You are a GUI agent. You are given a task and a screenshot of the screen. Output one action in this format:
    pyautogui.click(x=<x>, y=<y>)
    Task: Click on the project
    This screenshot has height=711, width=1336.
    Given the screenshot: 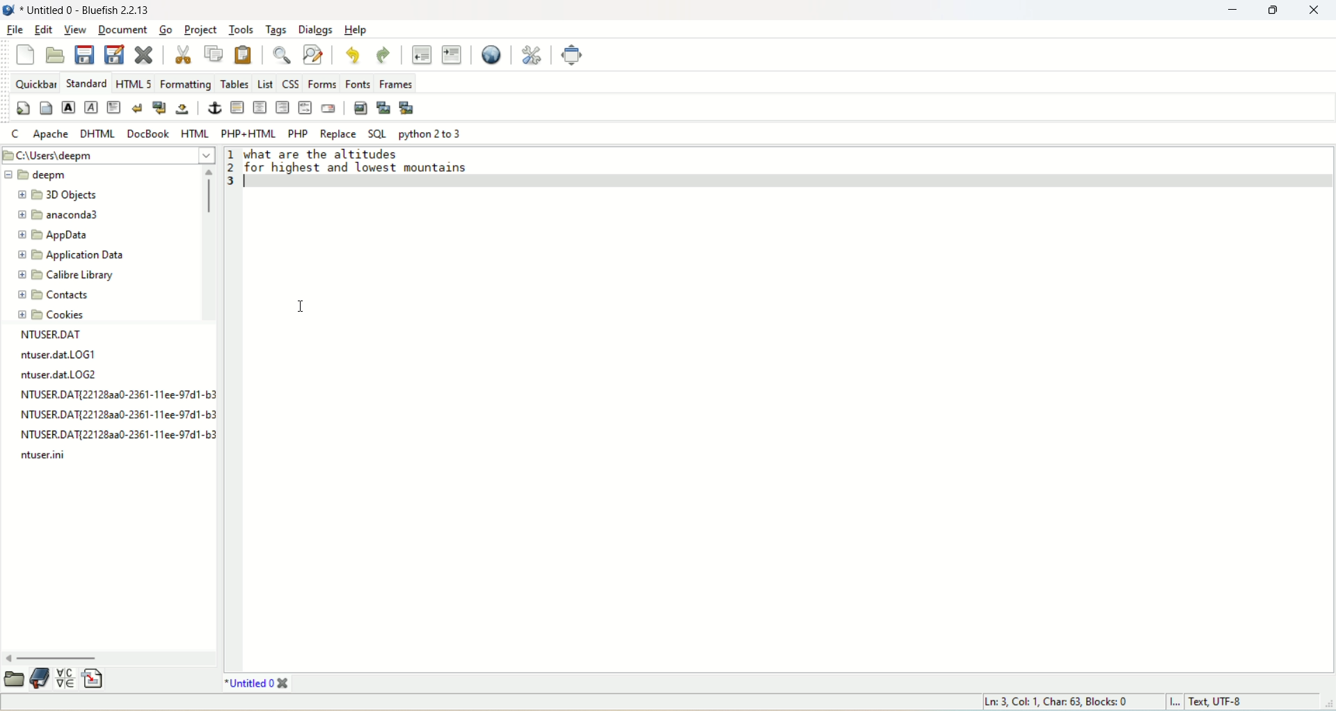 What is the action you would take?
    pyautogui.click(x=200, y=29)
    